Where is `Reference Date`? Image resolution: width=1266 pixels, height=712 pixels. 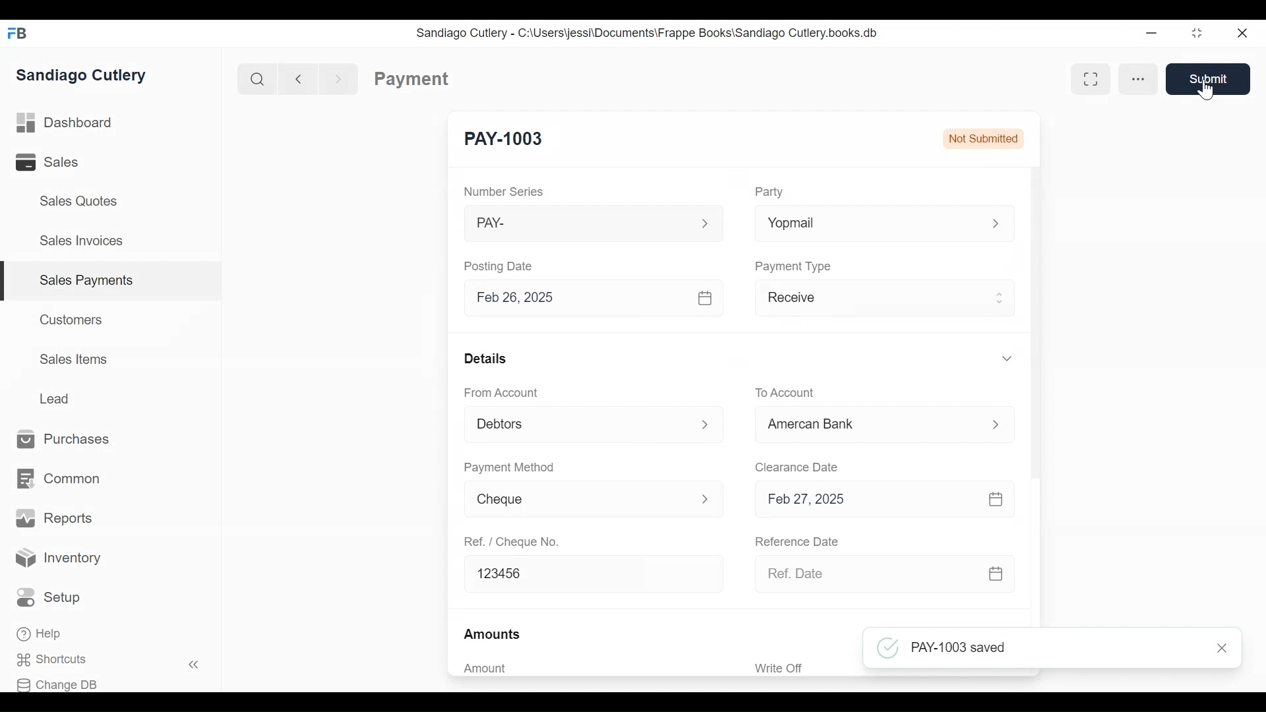 Reference Date is located at coordinates (797, 542).